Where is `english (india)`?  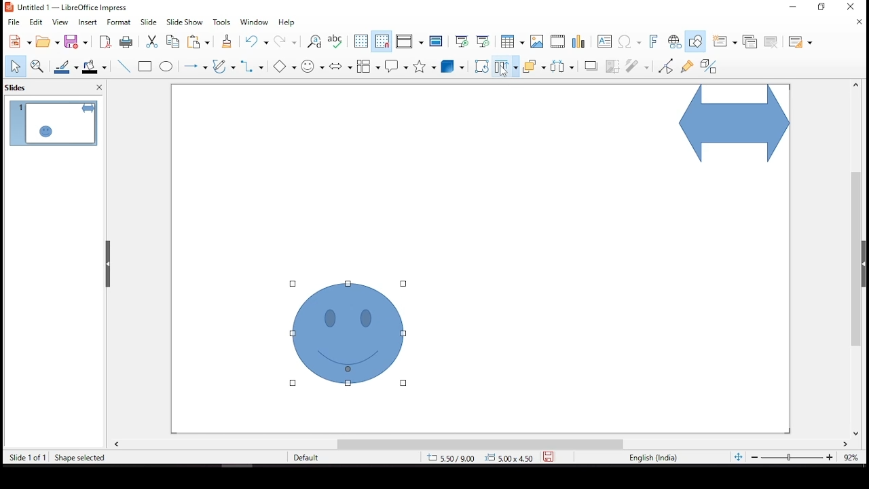 english (india) is located at coordinates (653, 458).